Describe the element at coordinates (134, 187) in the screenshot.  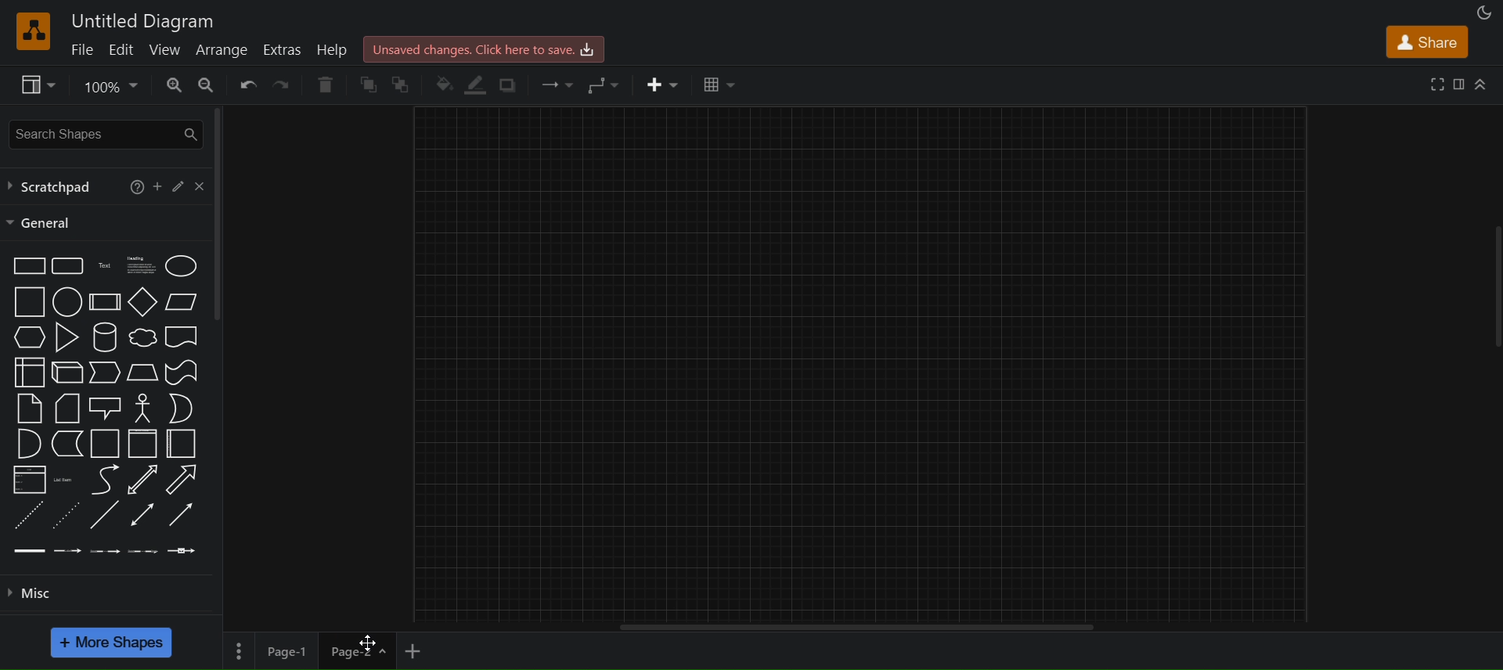
I see `help` at that location.